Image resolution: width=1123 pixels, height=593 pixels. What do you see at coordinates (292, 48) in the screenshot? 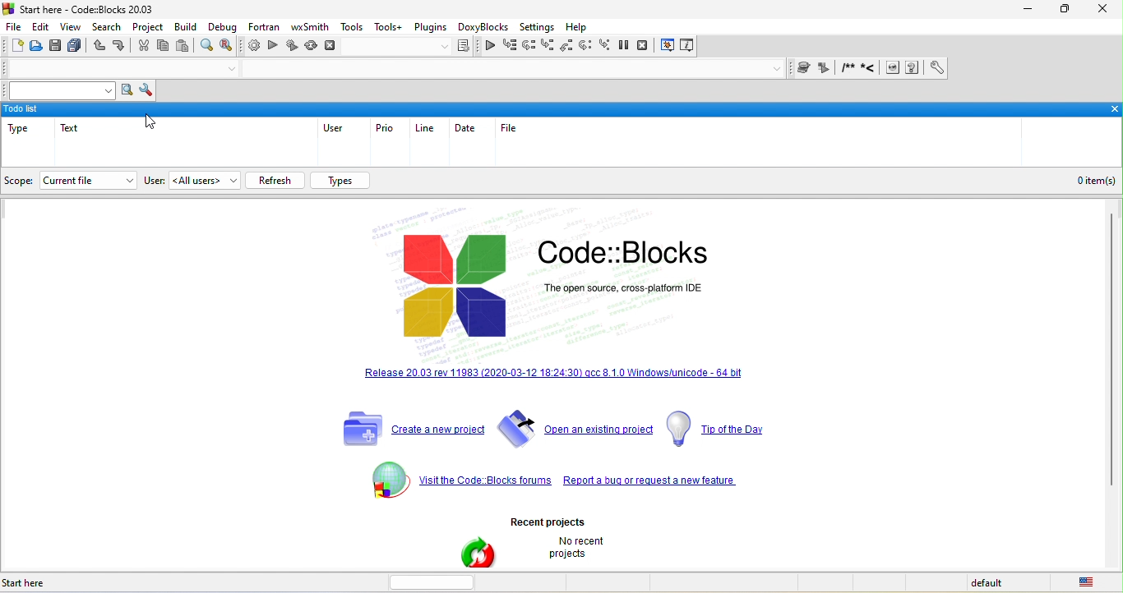
I see `build and run` at bounding box center [292, 48].